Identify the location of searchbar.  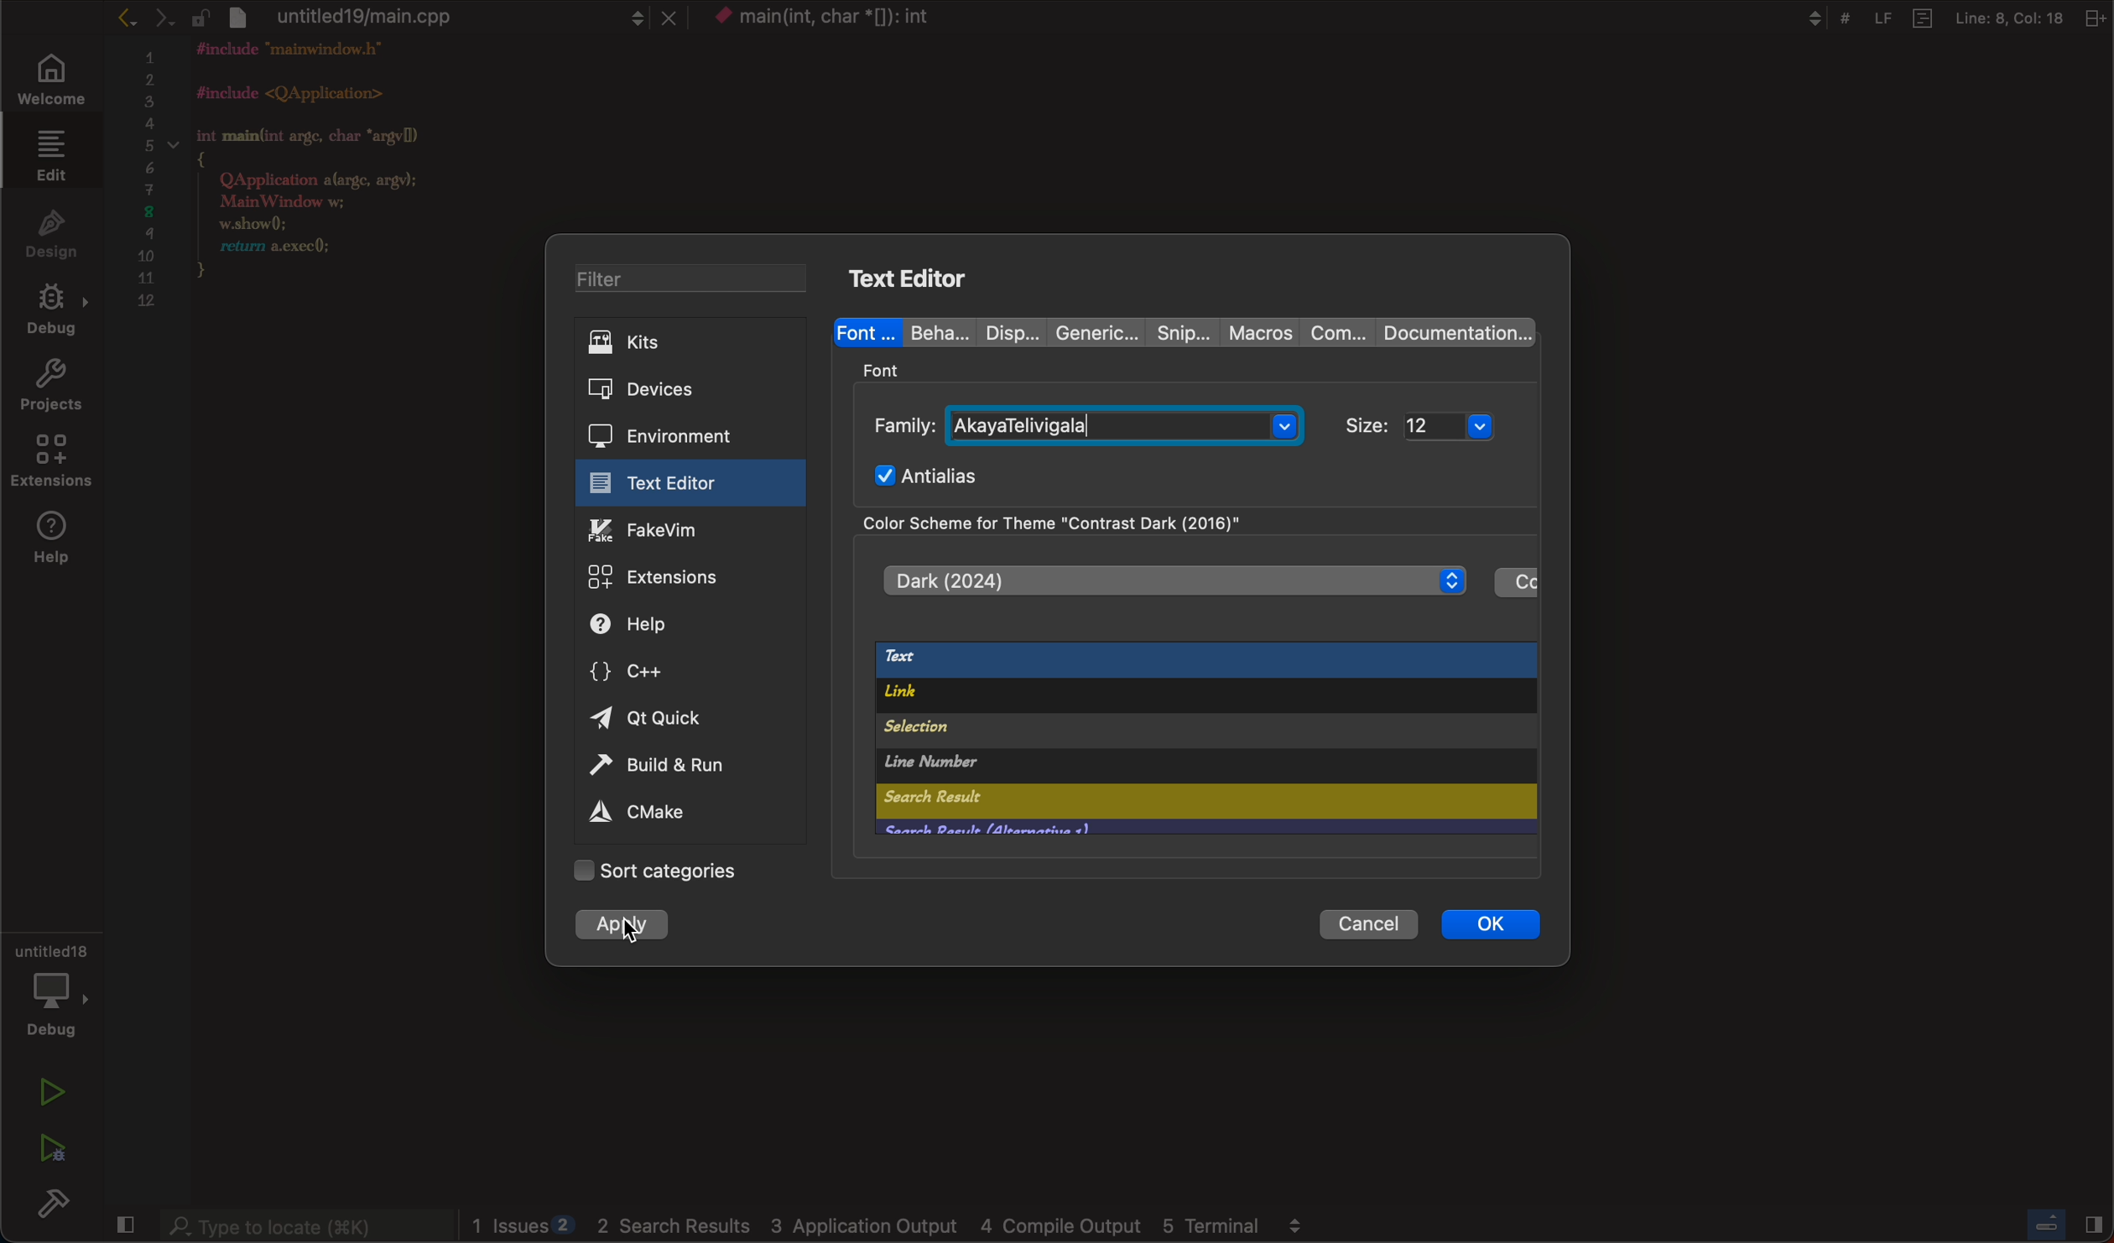
(305, 1224).